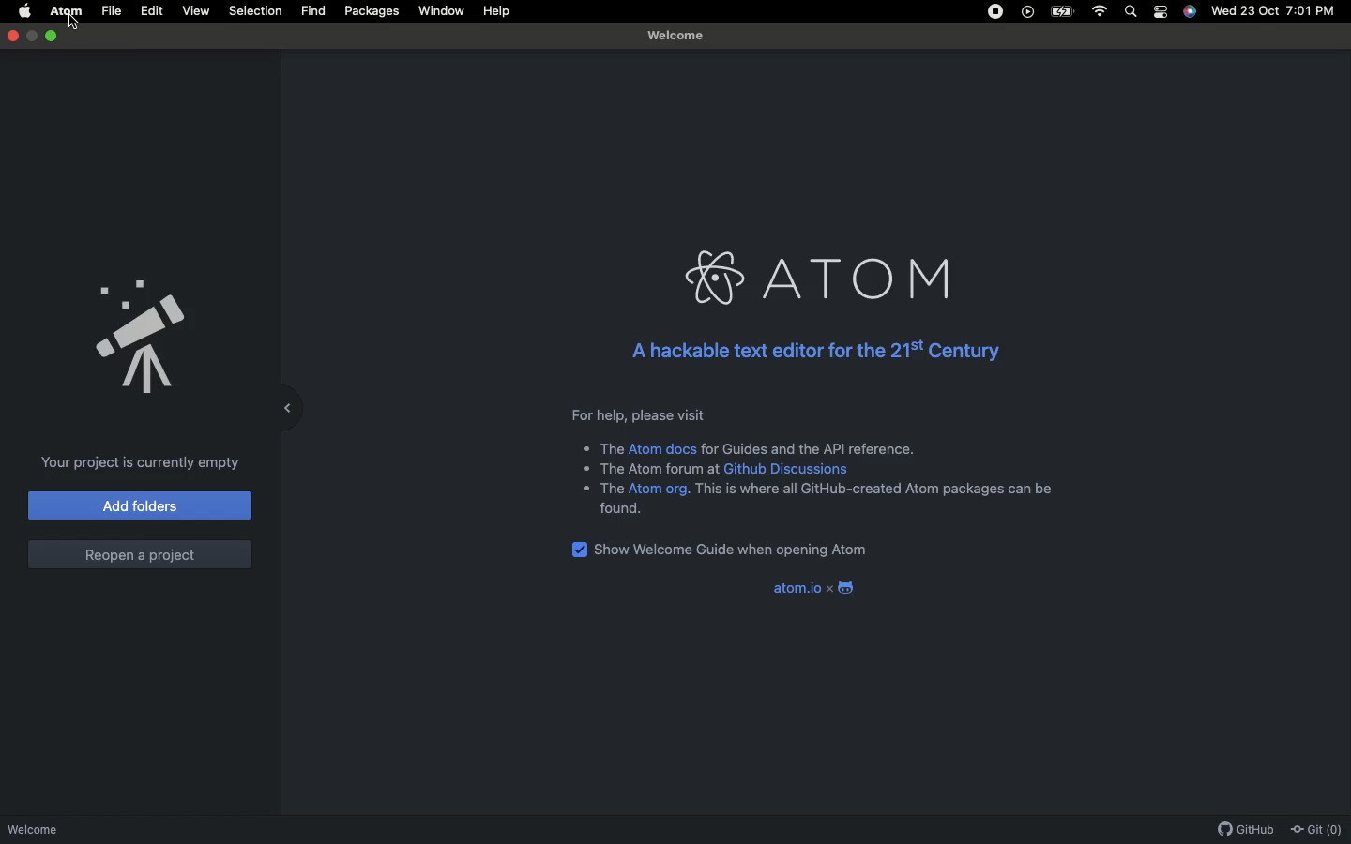  What do you see at coordinates (372, 11) in the screenshot?
I see `Packages` at bounding box center [372, 11].